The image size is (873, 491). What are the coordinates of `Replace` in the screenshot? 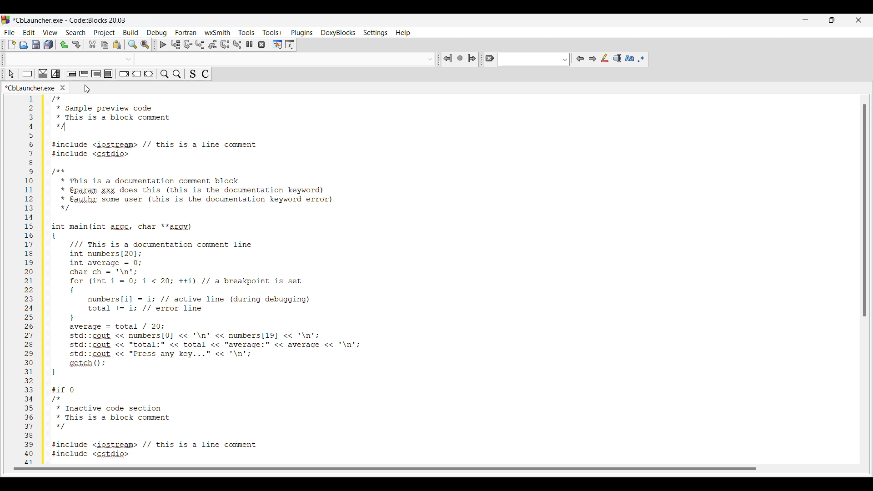 It's located at (145, 45).